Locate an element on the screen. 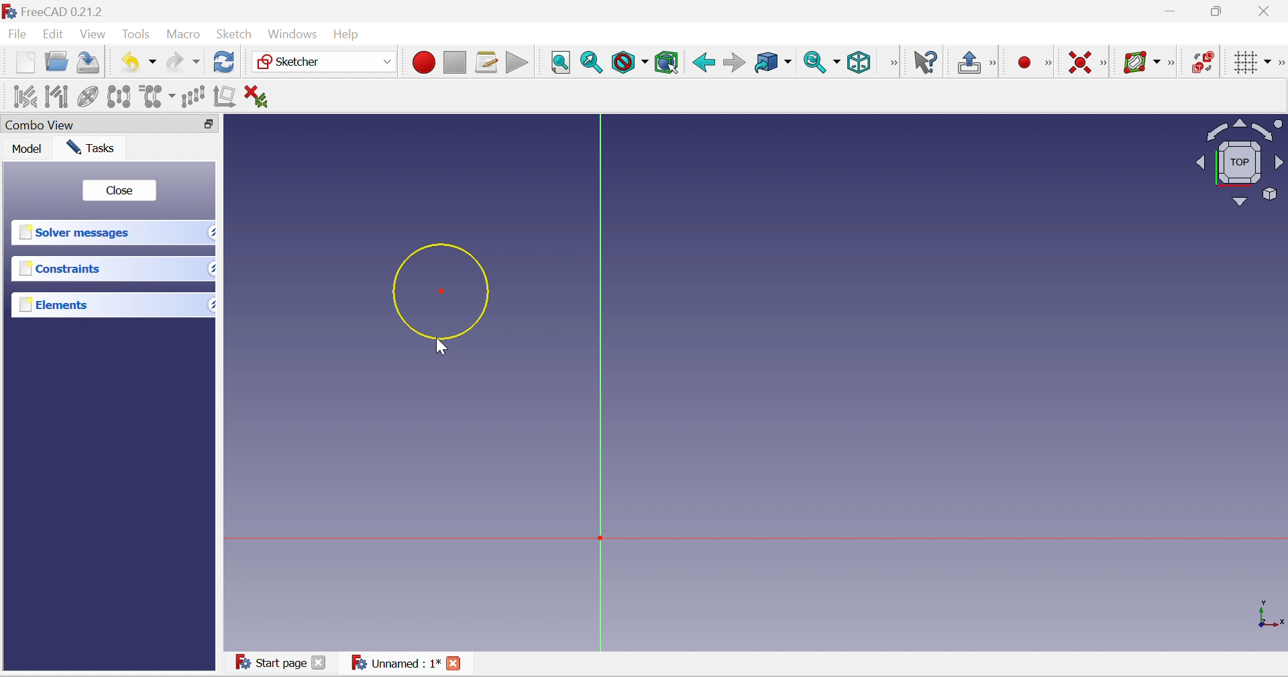 This screenshot has width=1288, height=677. Fit selection is located at coordinates (590, 62).